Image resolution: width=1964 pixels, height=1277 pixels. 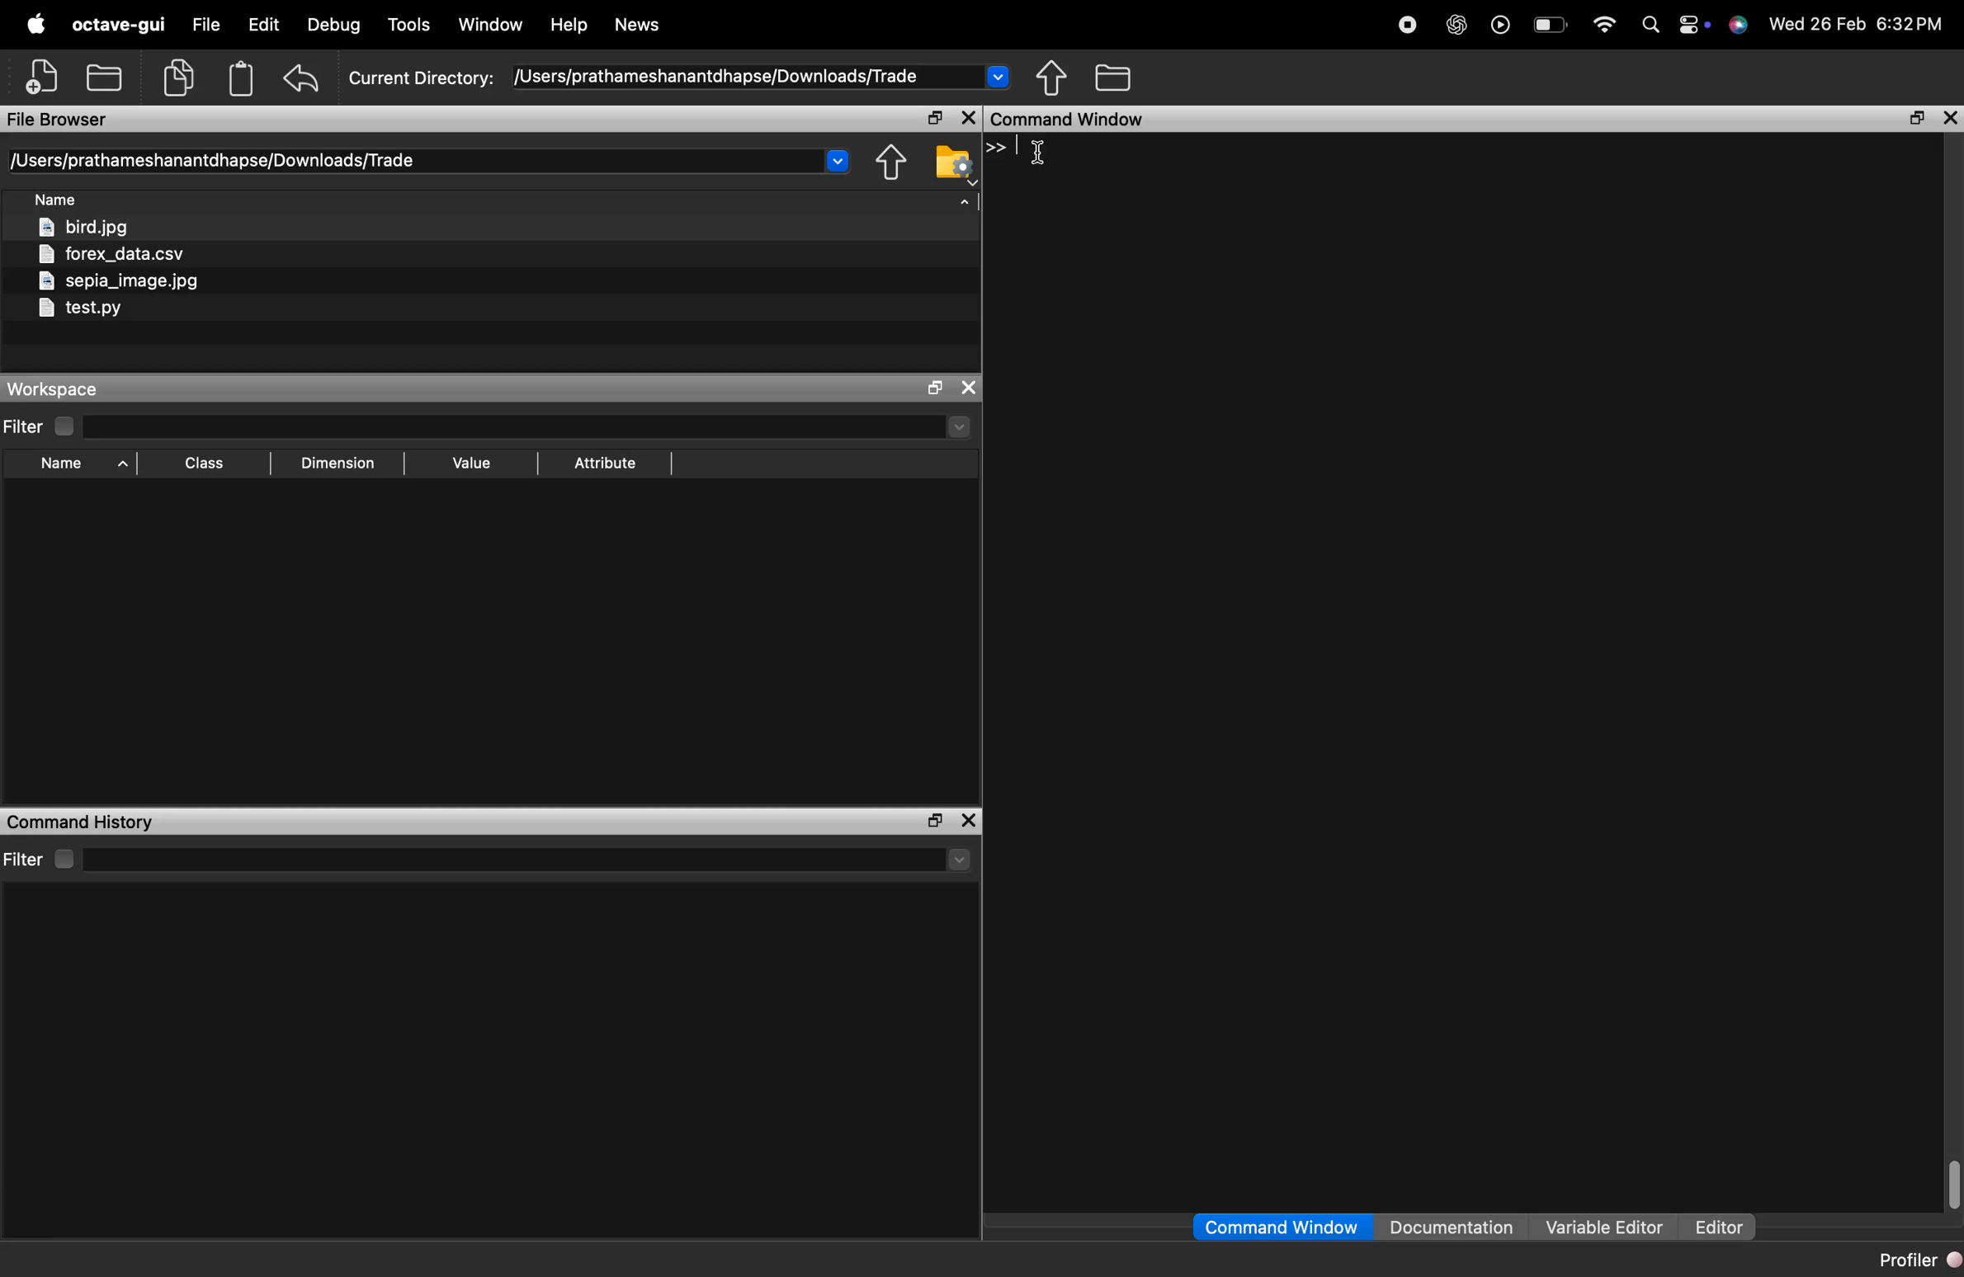 I want to click on play, so click(x=1499, y=24).